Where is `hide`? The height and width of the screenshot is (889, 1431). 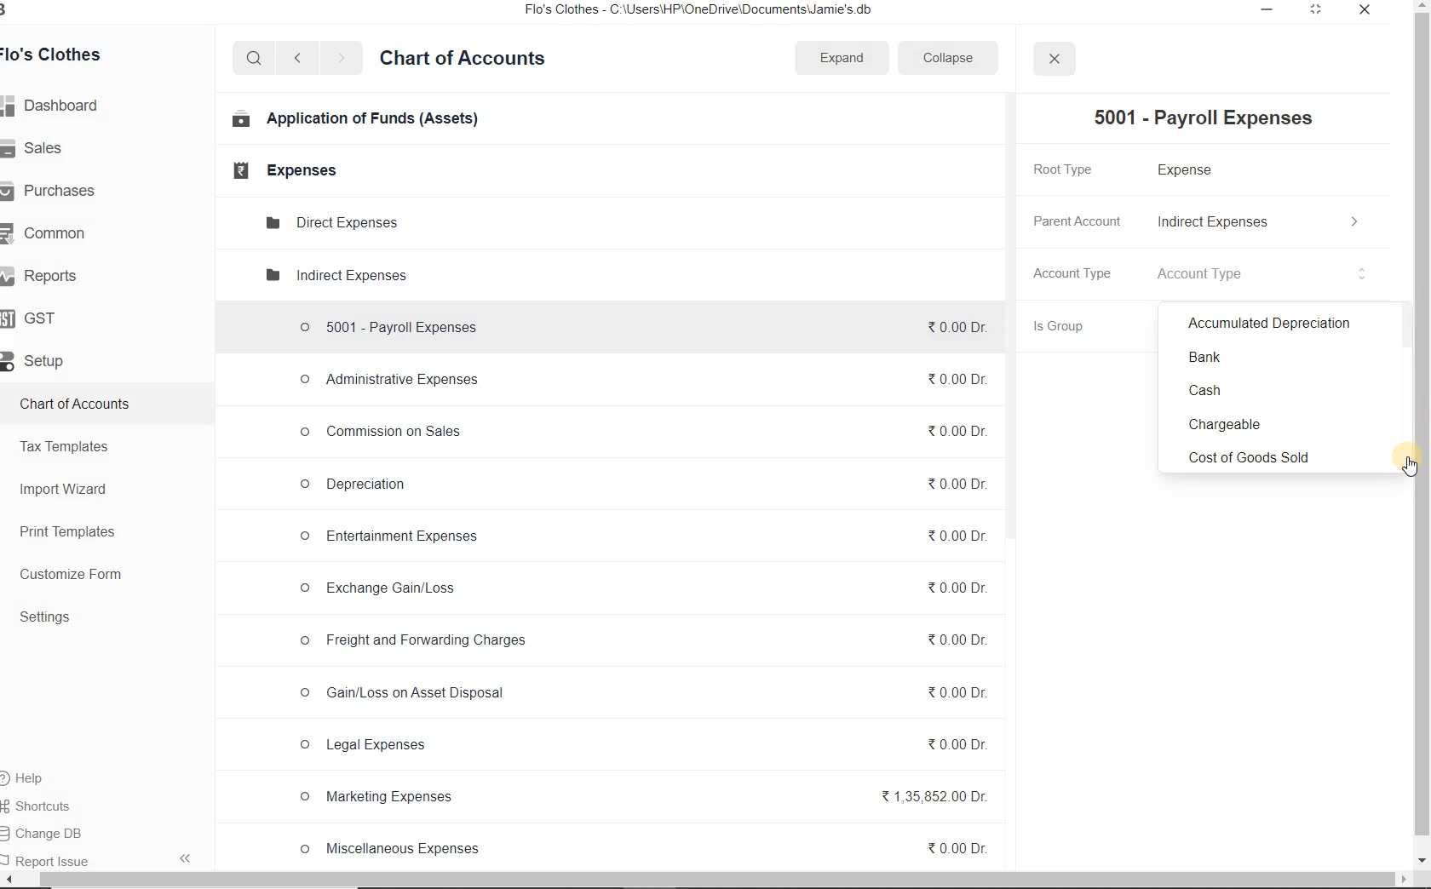
hide is located at coordinates (187, 860).